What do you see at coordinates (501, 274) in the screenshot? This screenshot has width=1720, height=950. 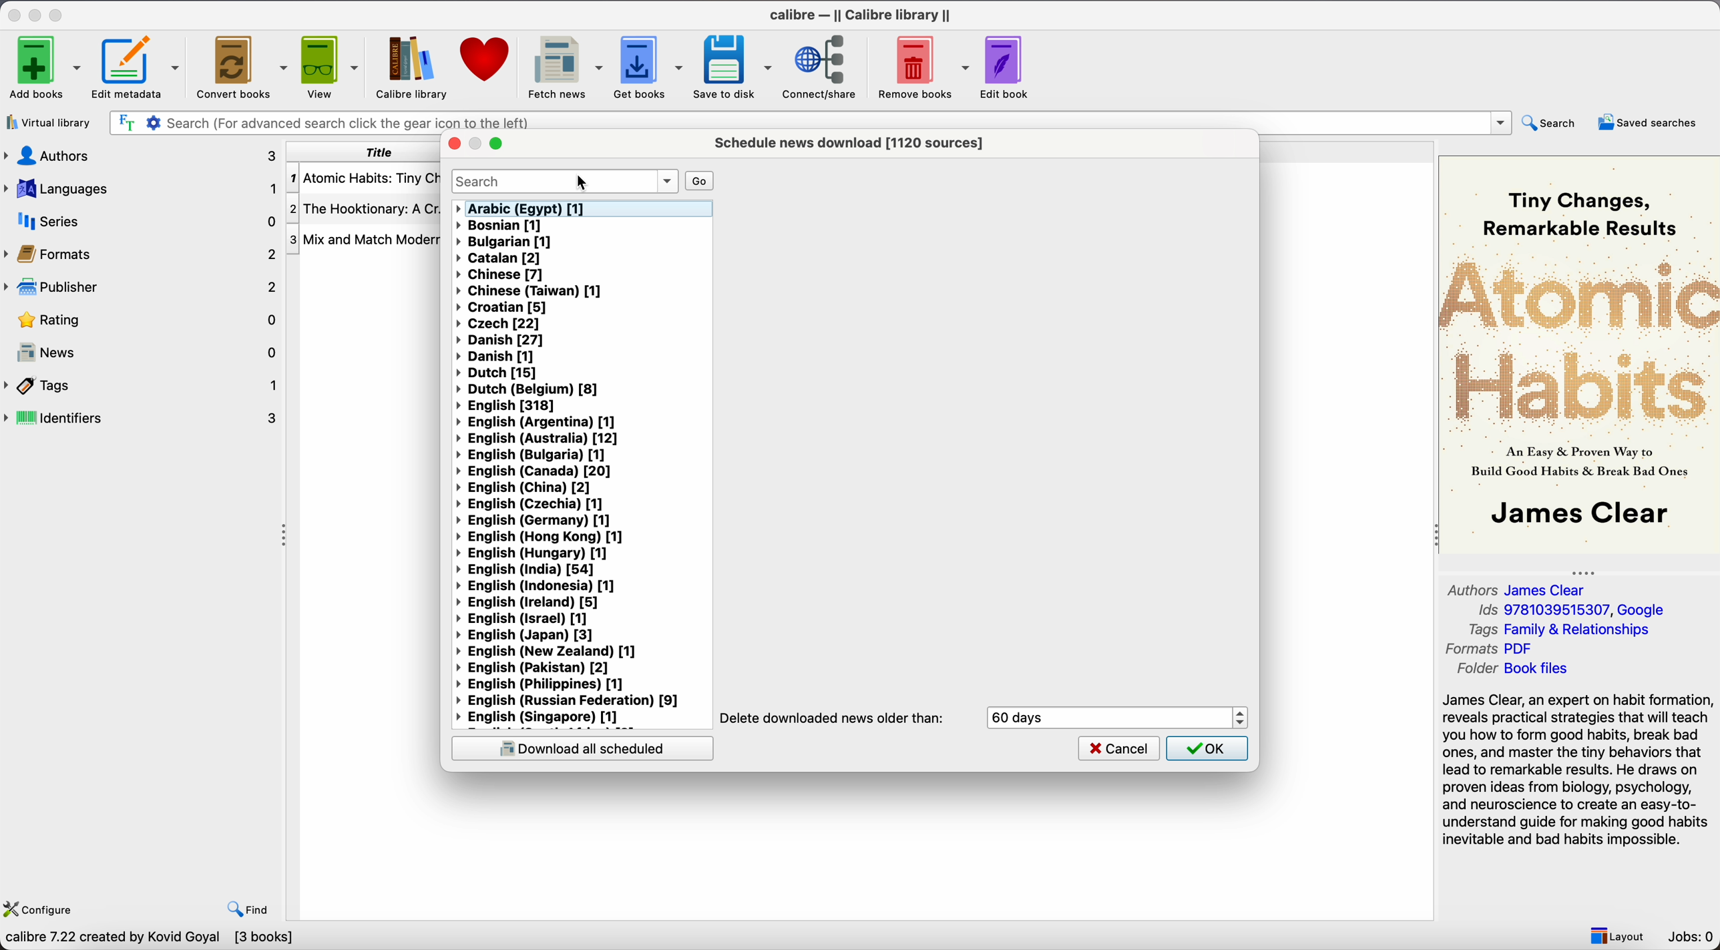 I see `Chinese [7]` at bounding box center [501, 274].